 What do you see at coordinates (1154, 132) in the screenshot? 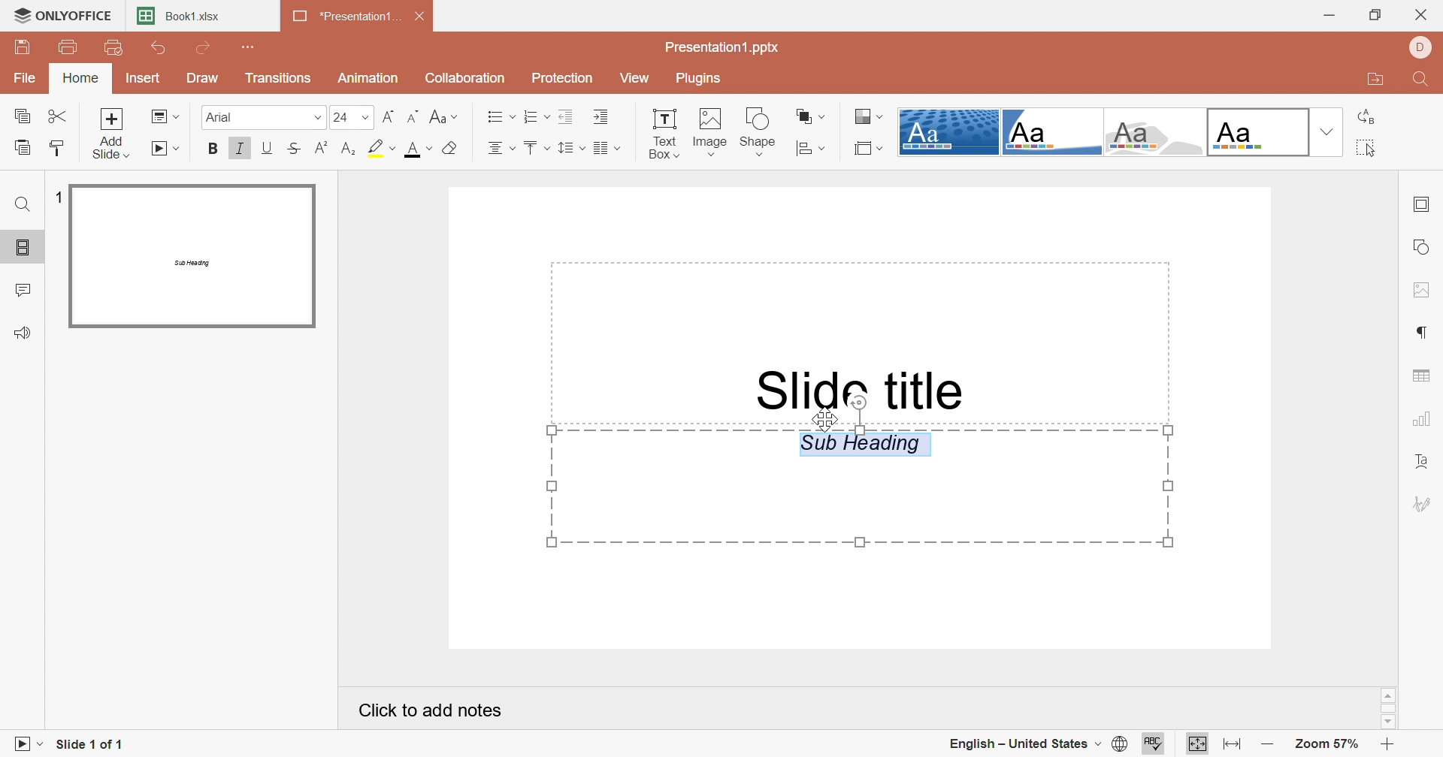
I see `Turtle` at bounding box center [1154, 132].